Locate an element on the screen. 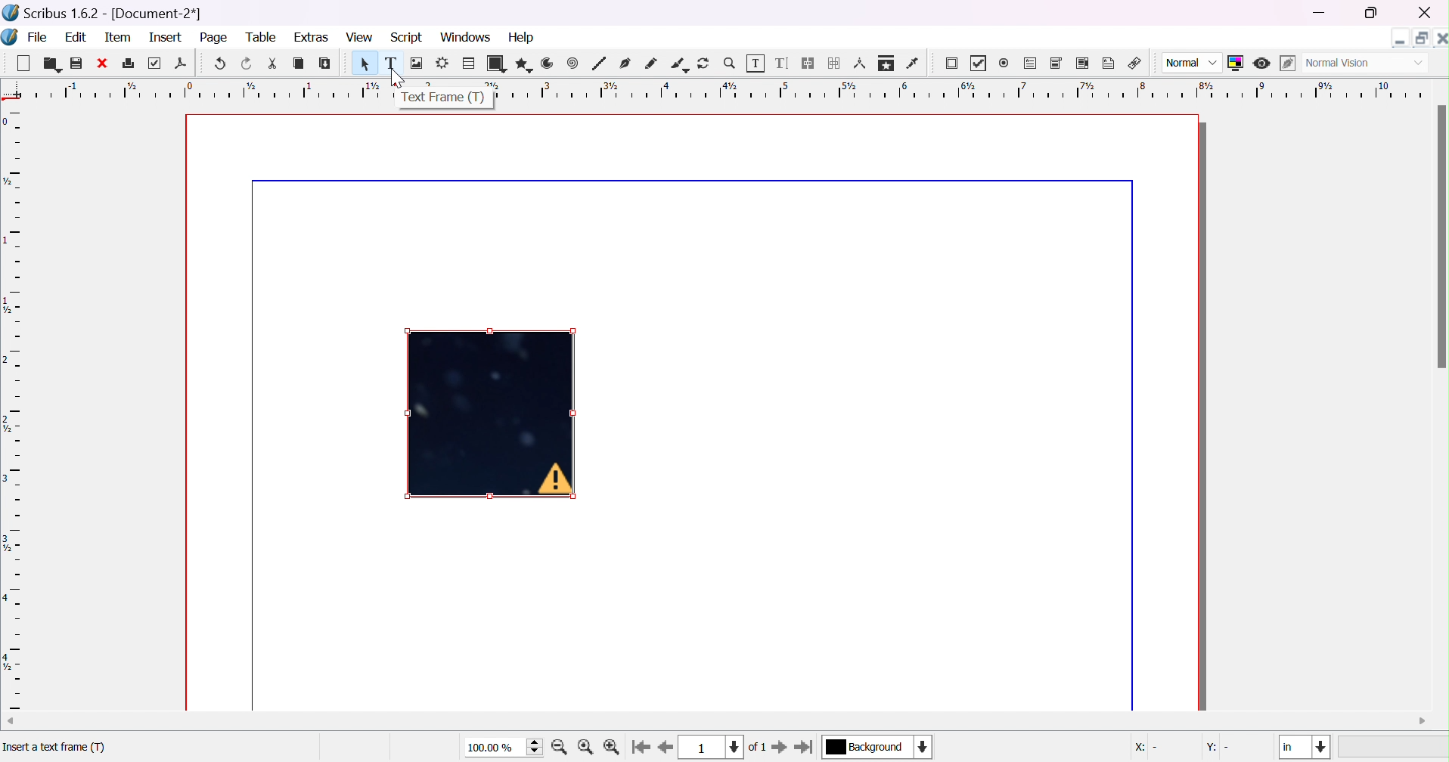  shape is located at coordinates (495, 63).